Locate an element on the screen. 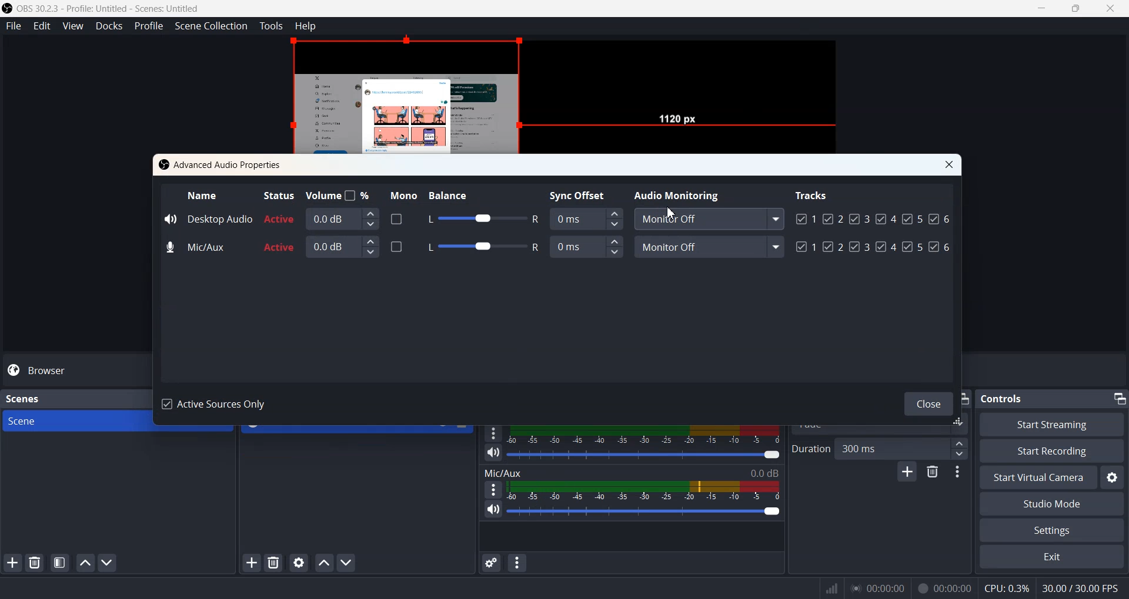 The image size is (1129, 599). Audio Monitoring is located at coordinates (680, 194).